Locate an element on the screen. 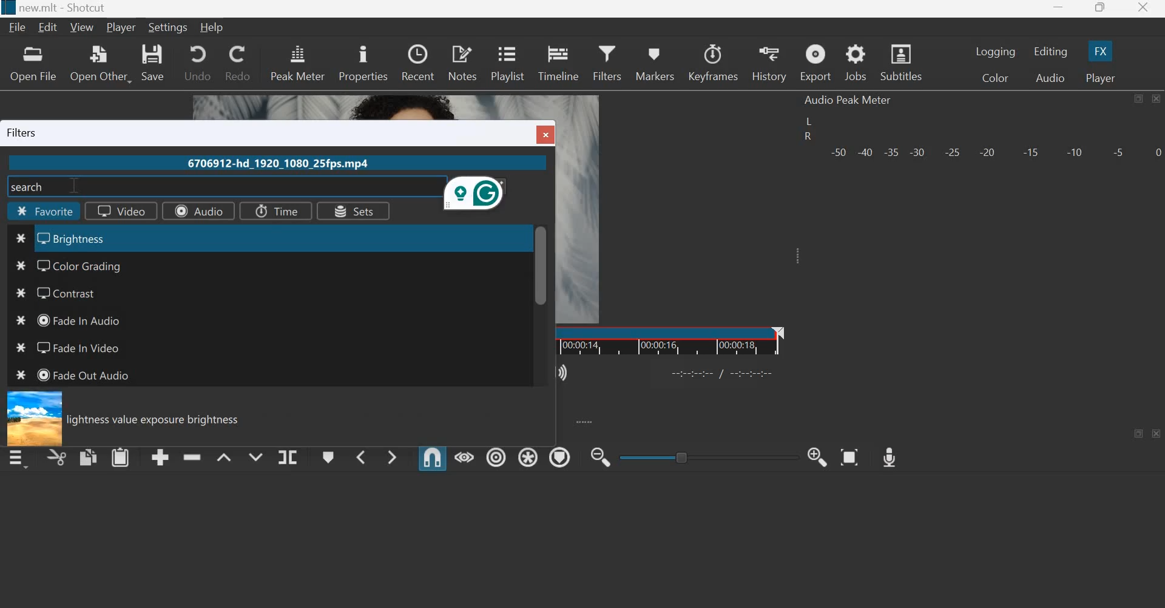   is located at coordinates (541, 265).